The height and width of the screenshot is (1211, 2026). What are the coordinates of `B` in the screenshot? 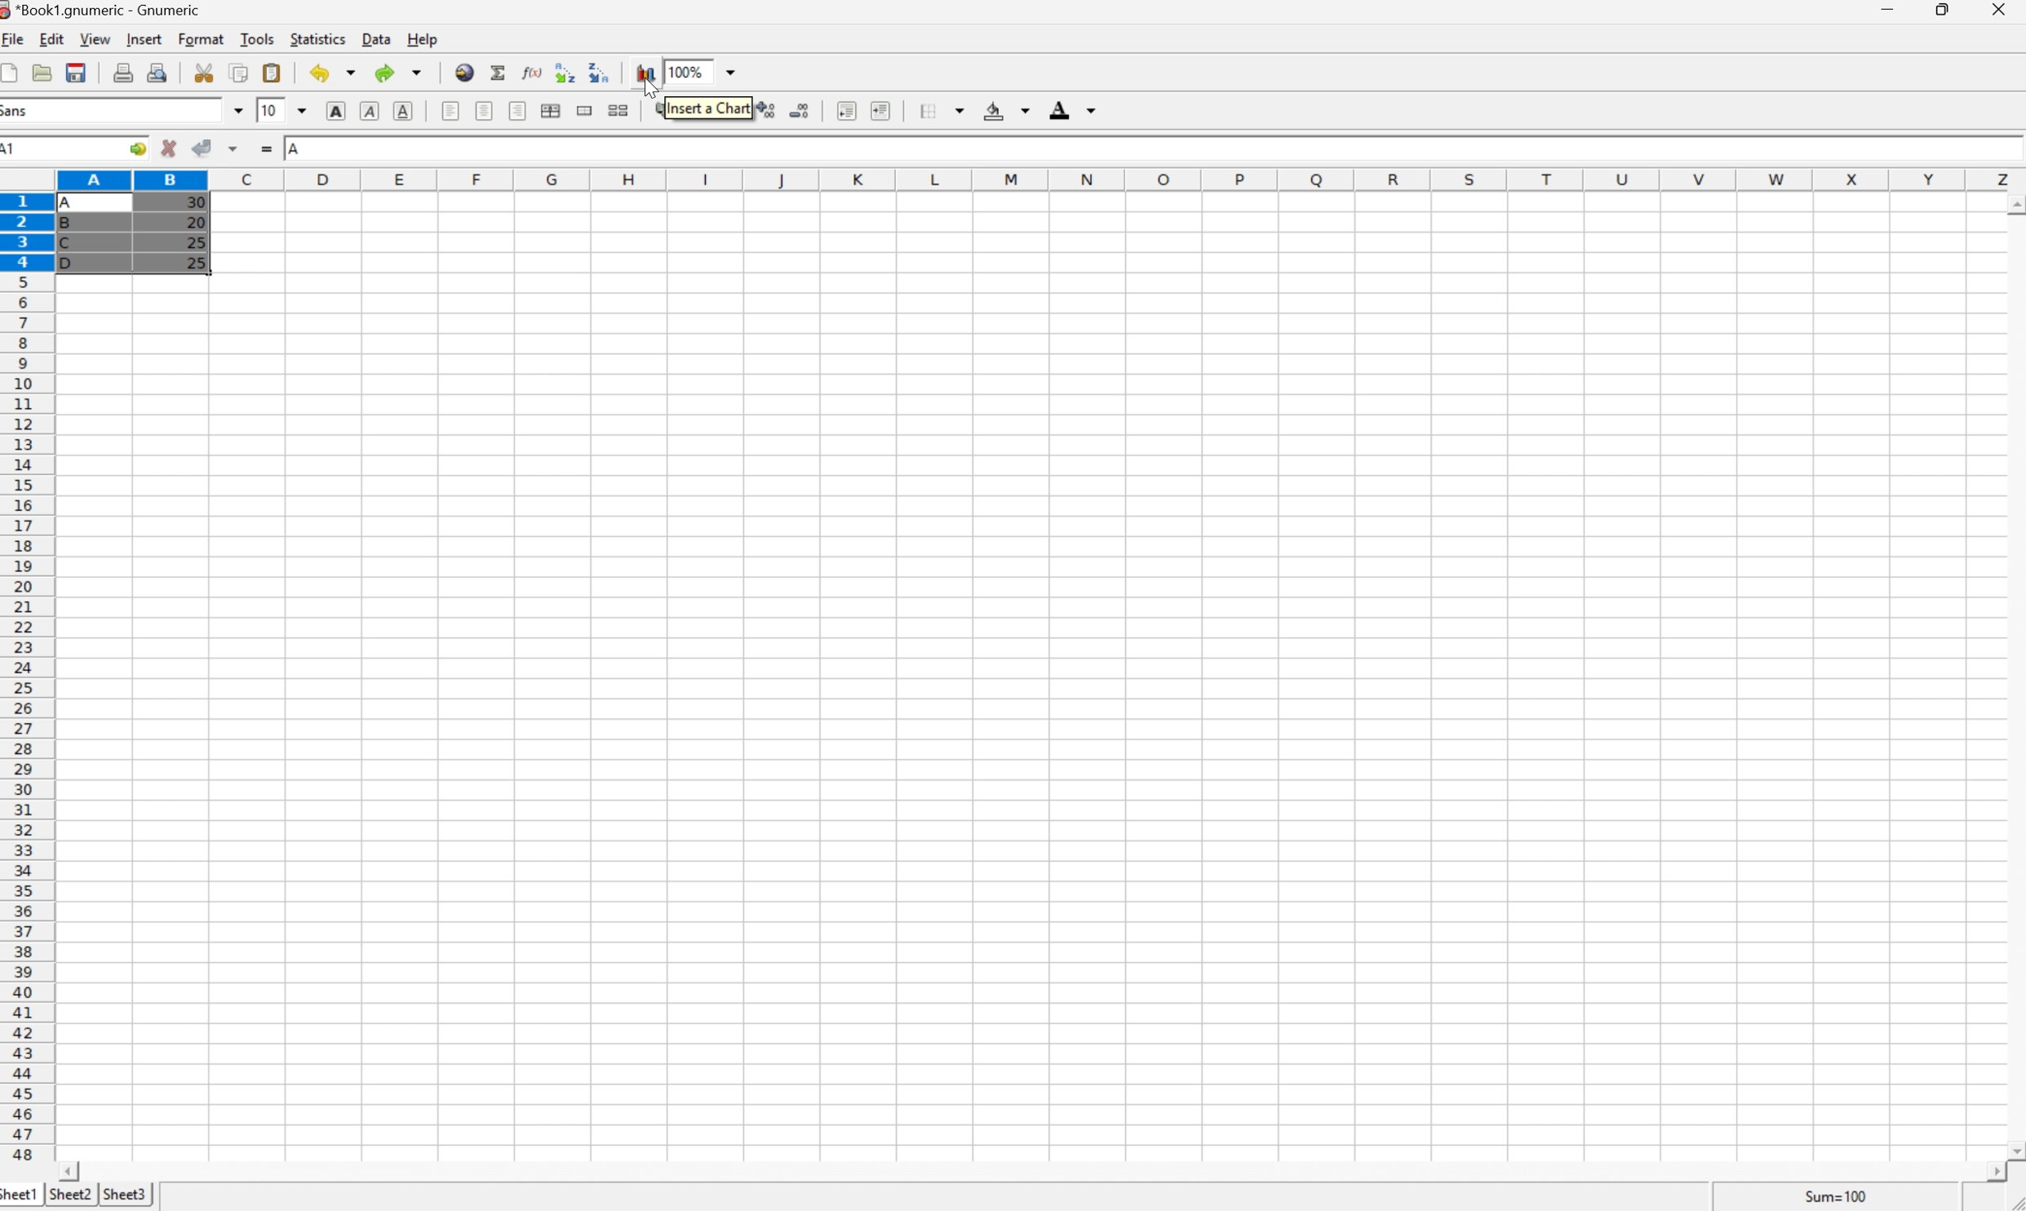 It's located at (70, 225).